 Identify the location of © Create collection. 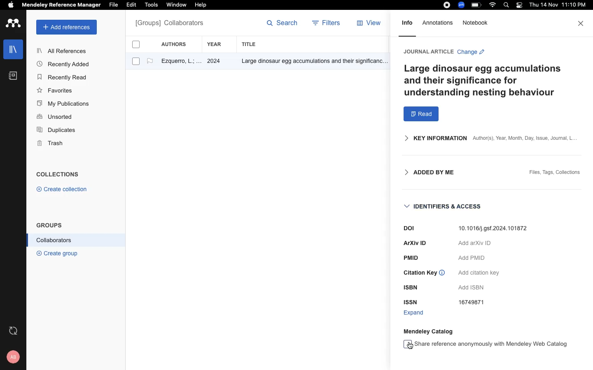
(62, 191).